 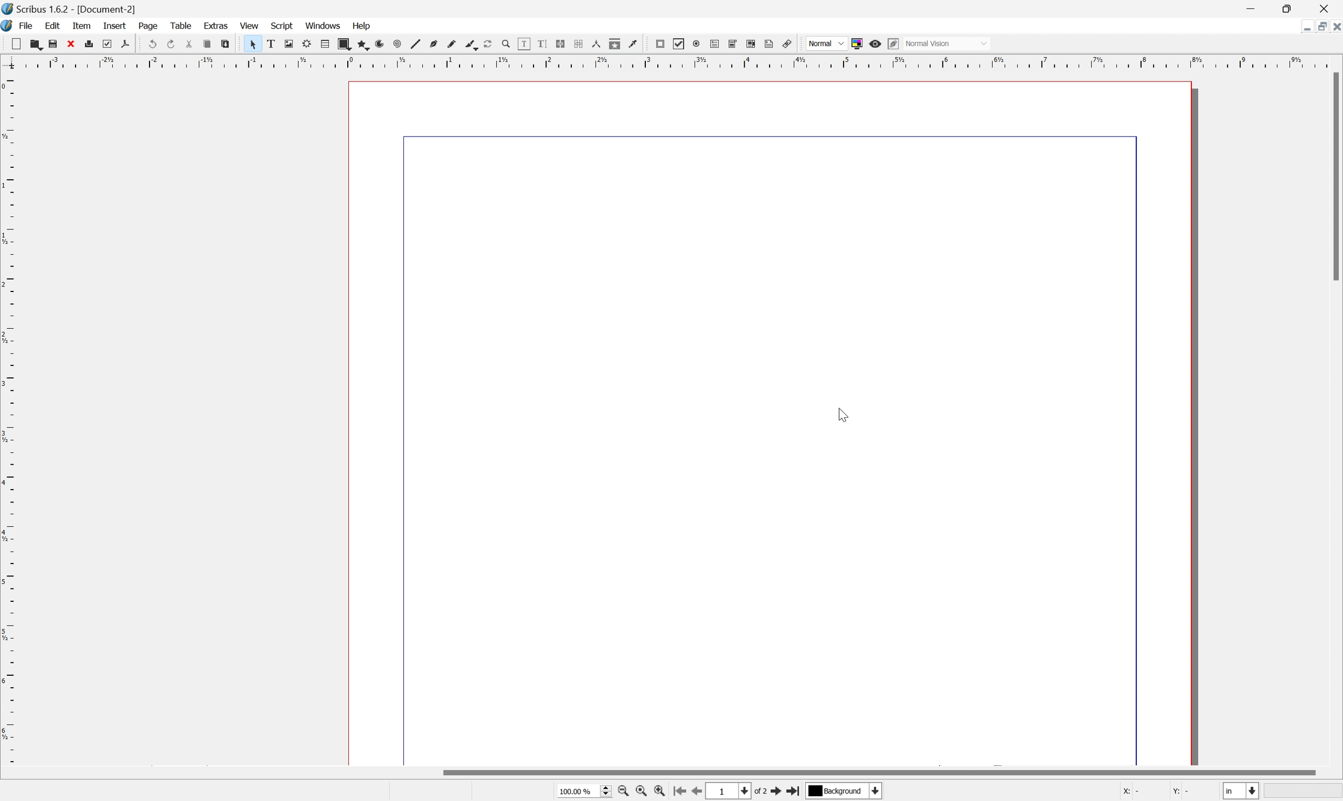 What do you see at coordinates (36, 45) in the screenshot?
I see `Open` at bounding box center [36, 45].